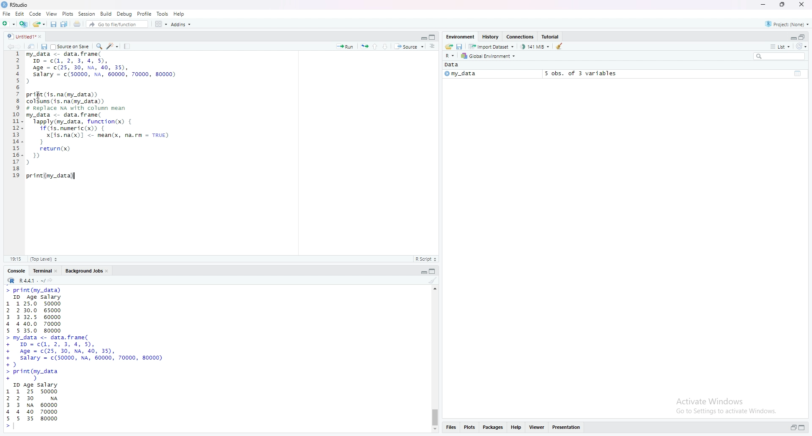  What do you see at coordinates (40, 95) in the screenshot?
I see `cursor` at bounding box center [40, 95].